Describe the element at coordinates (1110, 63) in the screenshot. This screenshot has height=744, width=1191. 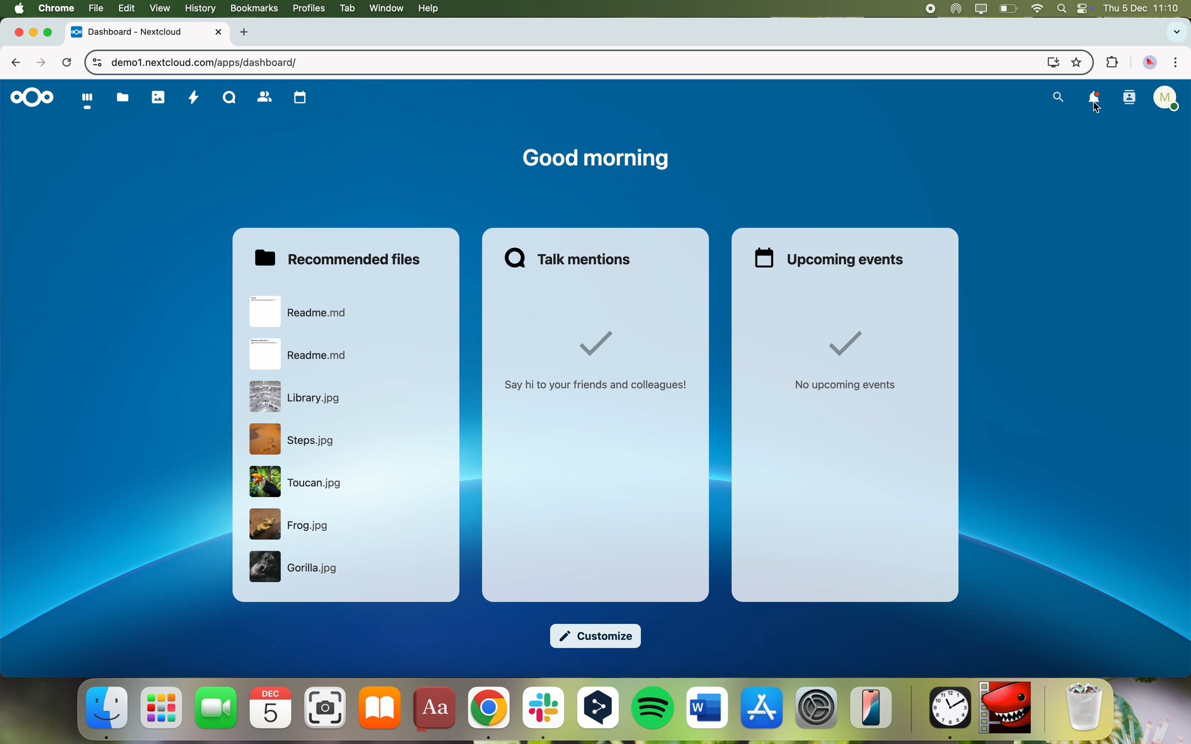
I see `extensions` at that location.